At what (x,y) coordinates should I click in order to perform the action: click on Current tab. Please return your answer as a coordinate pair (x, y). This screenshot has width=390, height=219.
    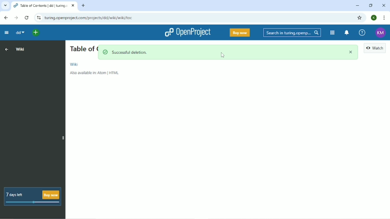
    Looking at the image, I should click on (44, 6).